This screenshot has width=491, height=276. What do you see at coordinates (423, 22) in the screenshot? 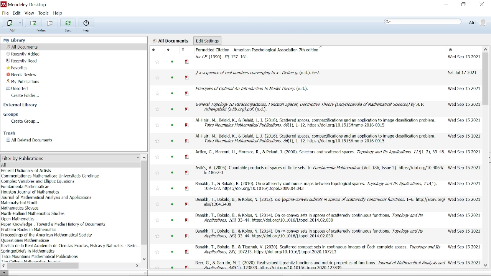
I see `searching` at bounding box center [423, 22].